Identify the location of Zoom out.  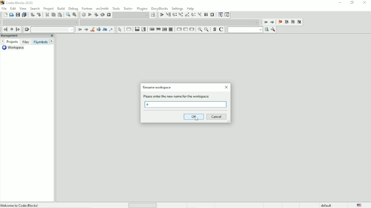
(207, 30).